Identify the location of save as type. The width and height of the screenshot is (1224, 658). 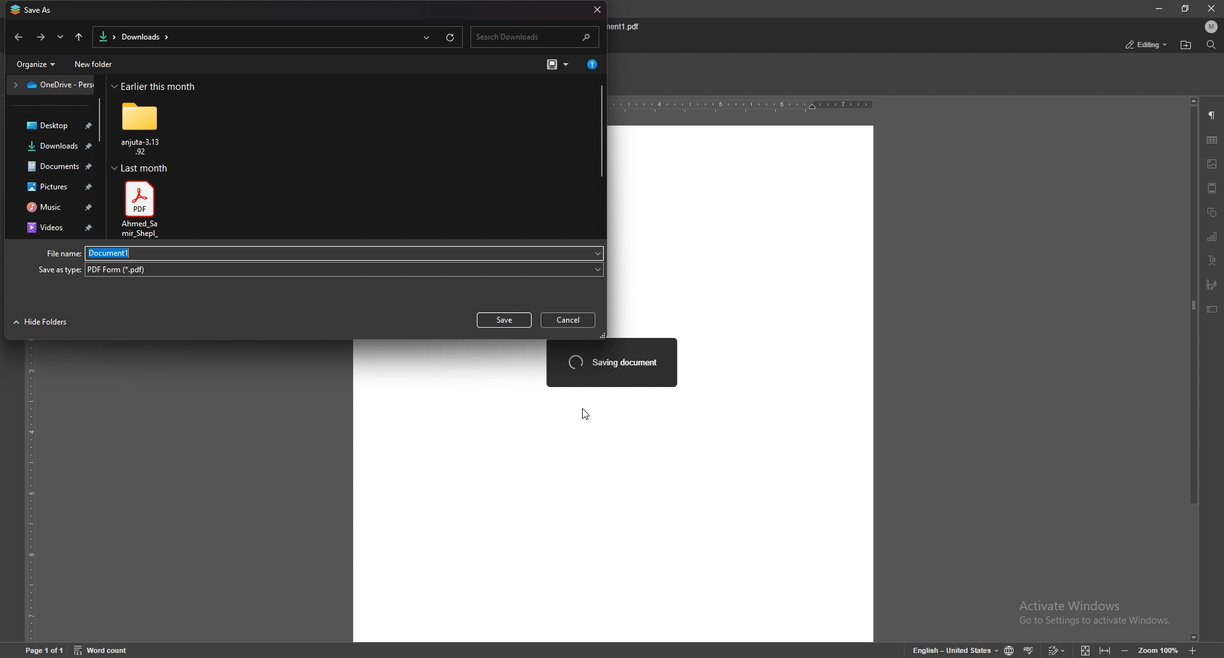
(319, 270).